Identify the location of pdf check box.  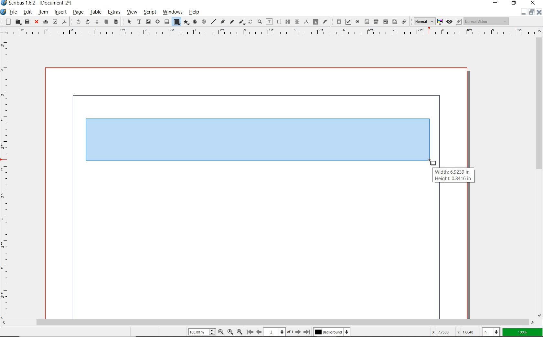
(347, 21).